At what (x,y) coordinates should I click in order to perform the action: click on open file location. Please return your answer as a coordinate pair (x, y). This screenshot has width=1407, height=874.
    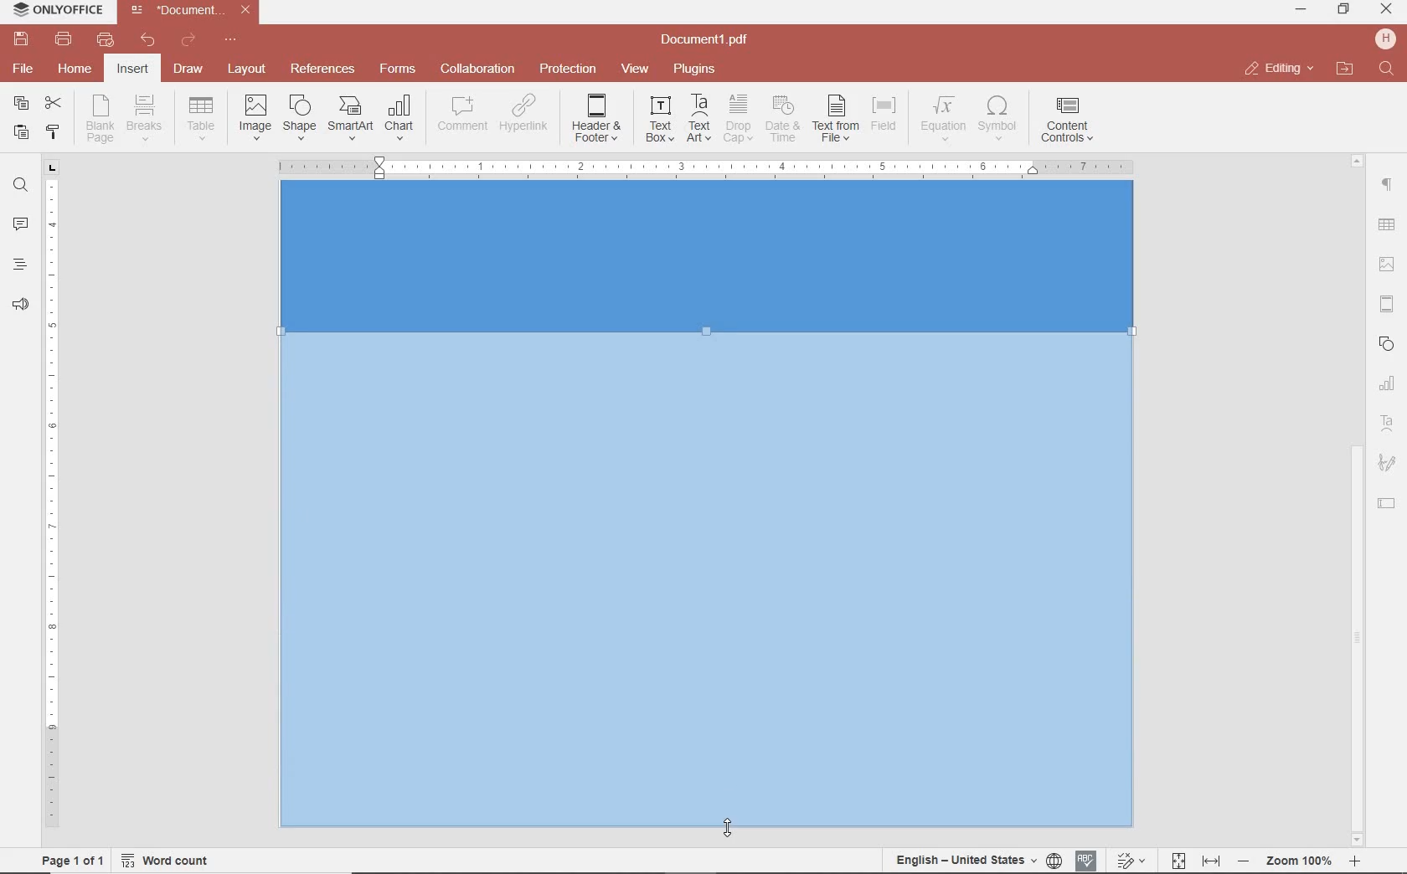
    Looking at the image, I should click on (1345, 69).